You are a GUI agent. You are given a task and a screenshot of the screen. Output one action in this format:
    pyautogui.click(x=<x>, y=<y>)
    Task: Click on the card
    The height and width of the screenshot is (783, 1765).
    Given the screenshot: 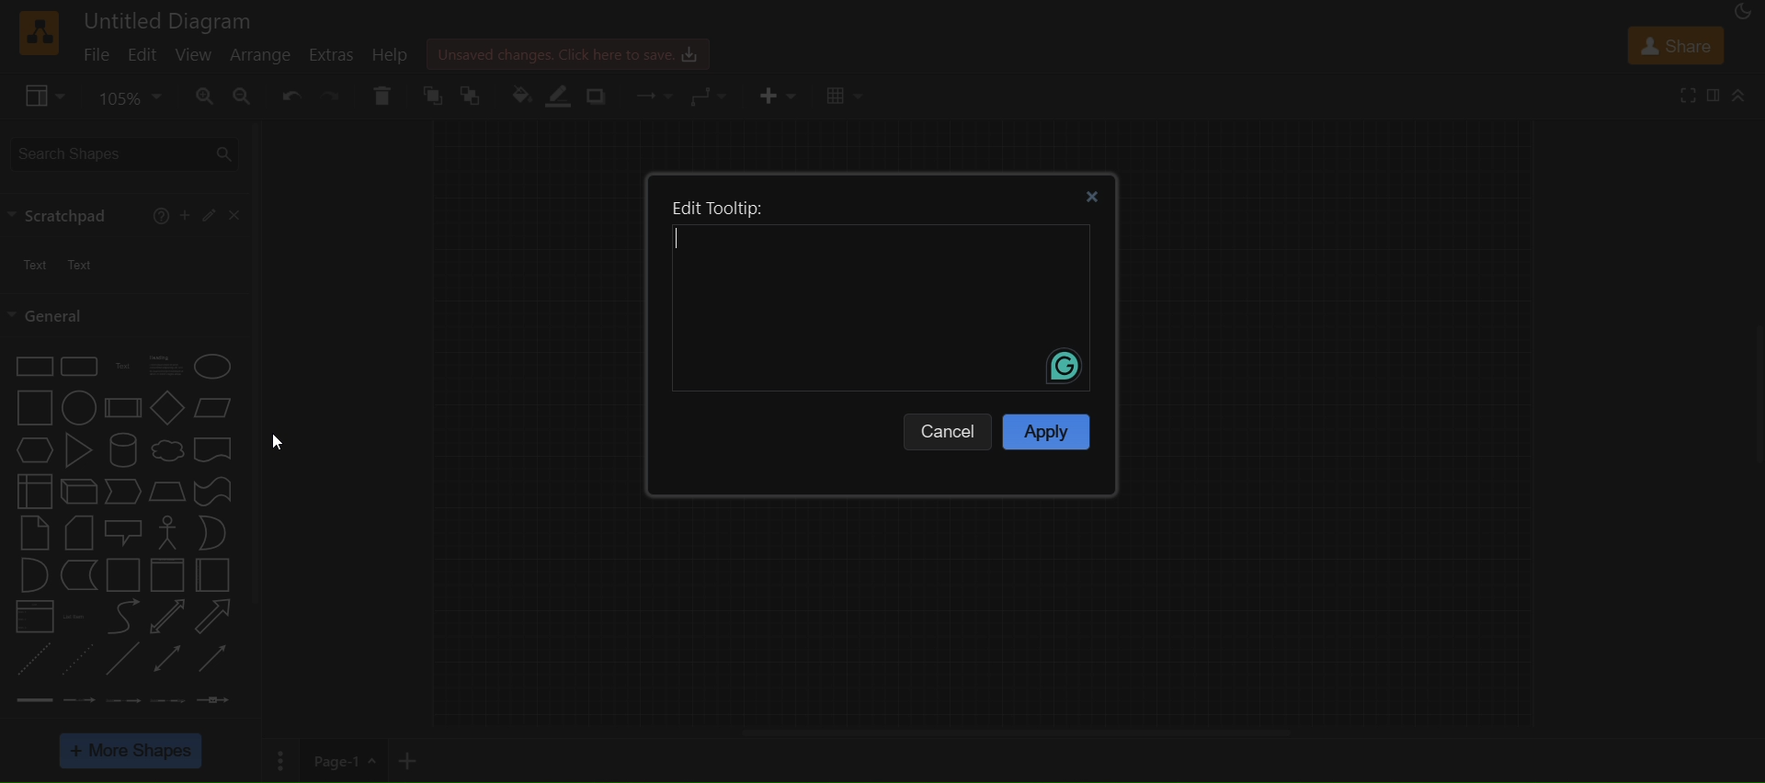 What is the action you would take?
    pyautogui.click(x=74, y=533)
    